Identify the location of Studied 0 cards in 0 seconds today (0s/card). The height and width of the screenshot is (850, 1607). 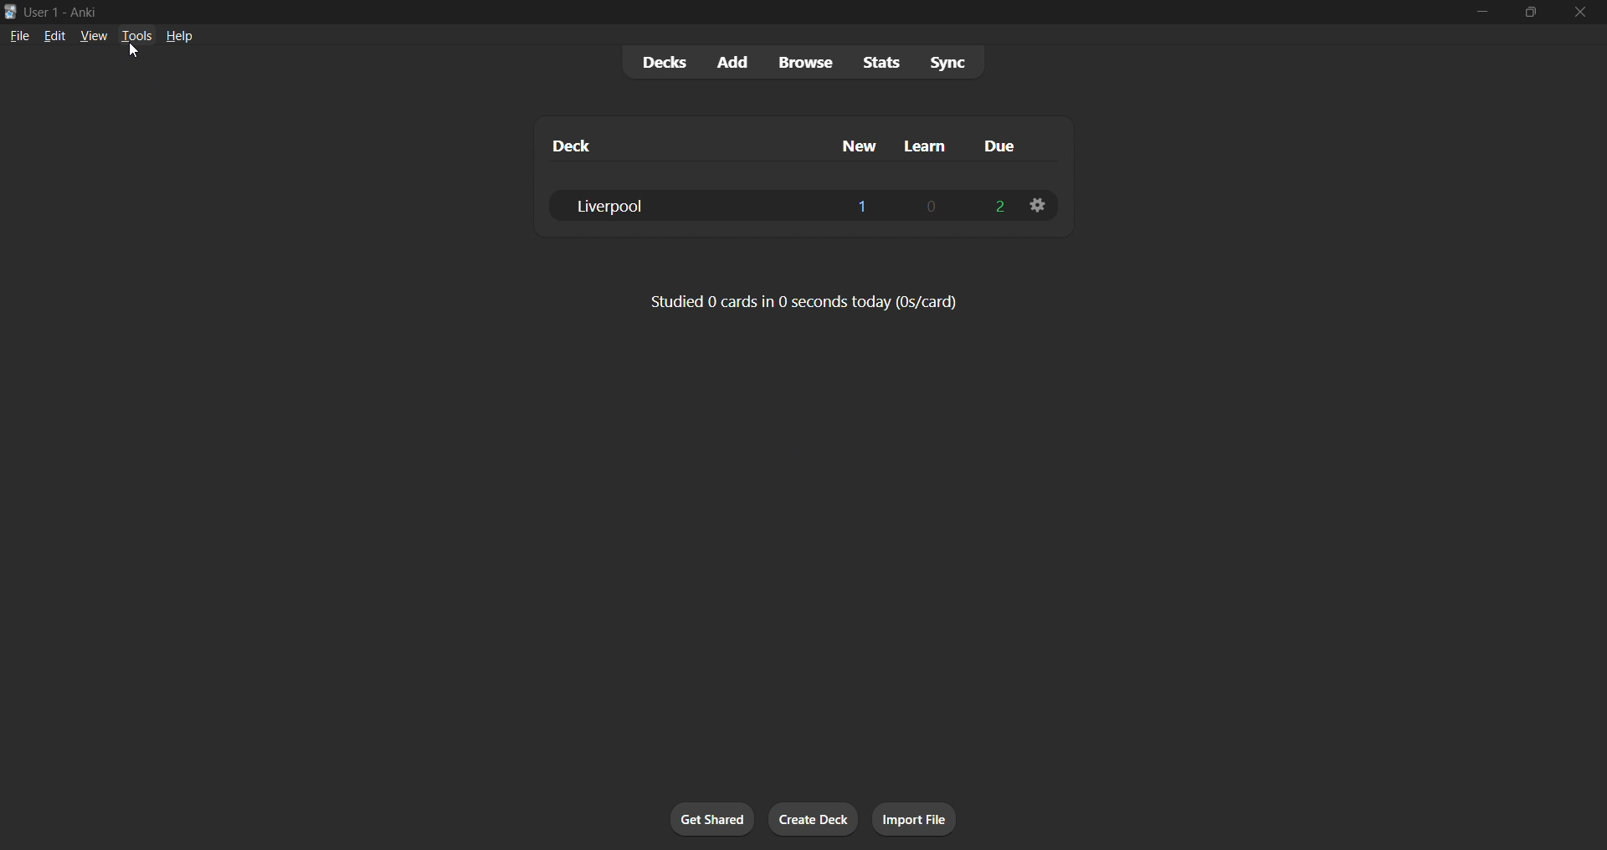
(808, 304).